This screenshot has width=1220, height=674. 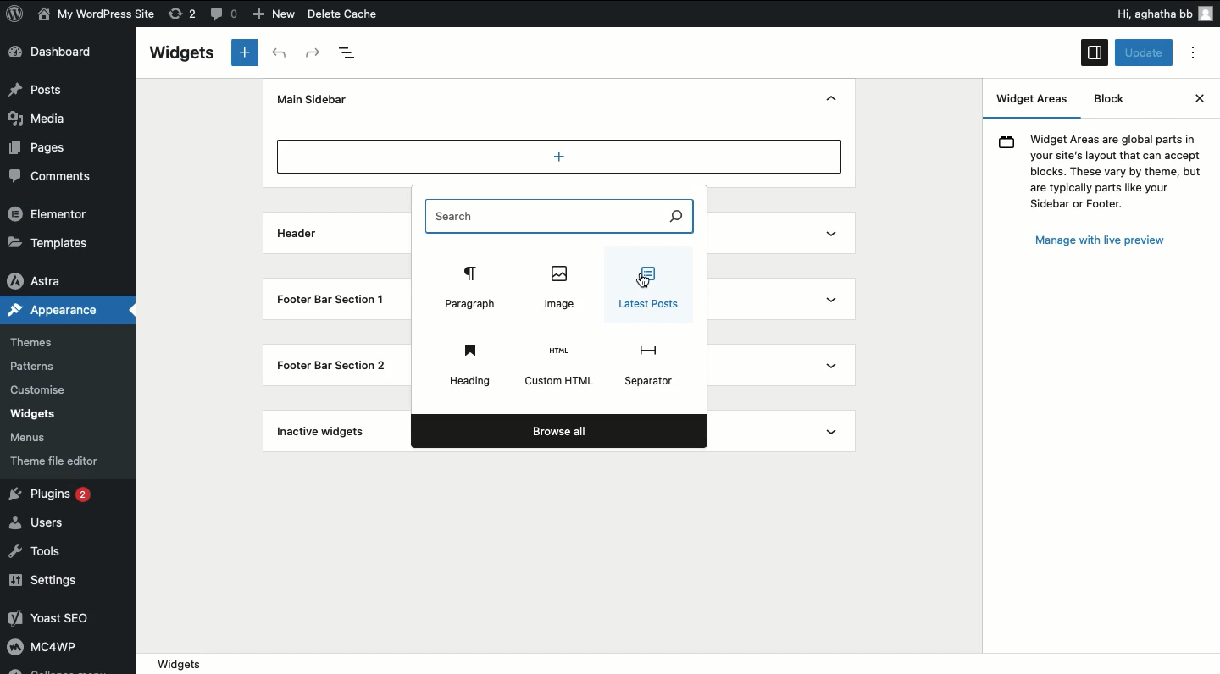 I want to click on »Templates, so click(x=51, y=240).